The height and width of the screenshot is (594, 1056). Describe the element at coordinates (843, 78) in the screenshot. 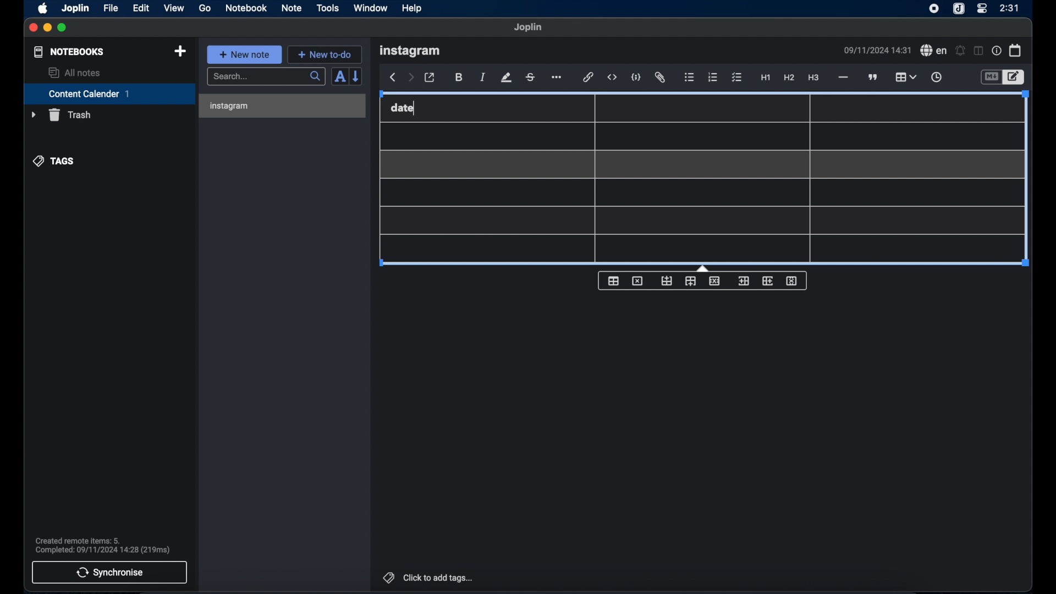

I see `horizontal line` at that location.